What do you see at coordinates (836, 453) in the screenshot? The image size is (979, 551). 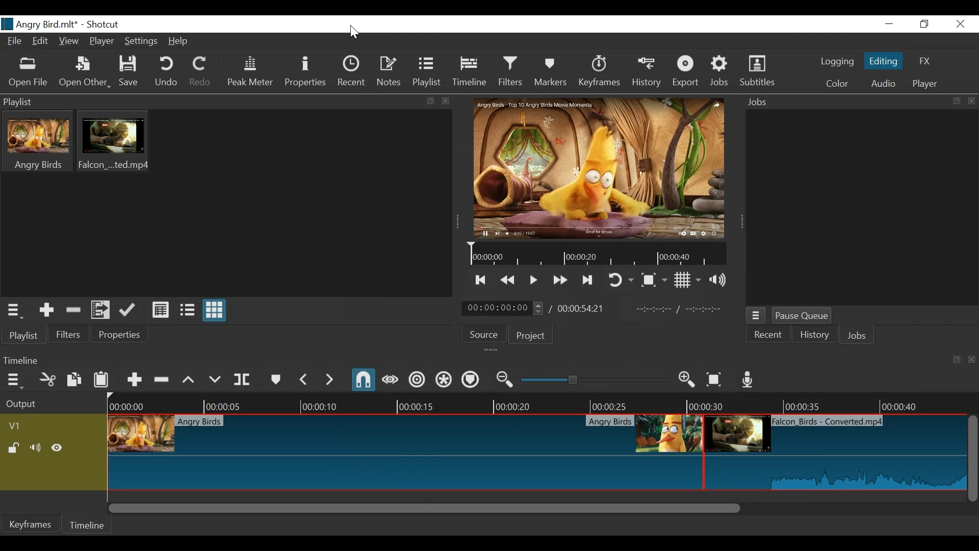 I see `Clip ` at bounding box center [836, 453].